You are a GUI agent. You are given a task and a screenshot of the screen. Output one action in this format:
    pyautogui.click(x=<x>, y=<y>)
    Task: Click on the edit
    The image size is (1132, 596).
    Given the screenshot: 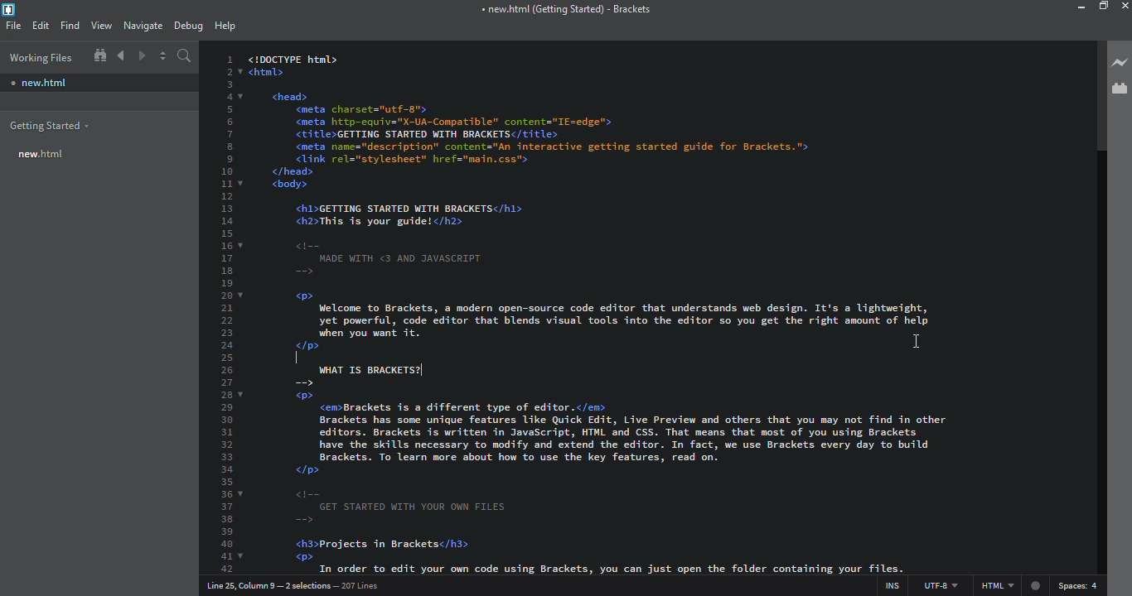 What is the action you would take?
    pyautogui.click(x=41, y=25)
    